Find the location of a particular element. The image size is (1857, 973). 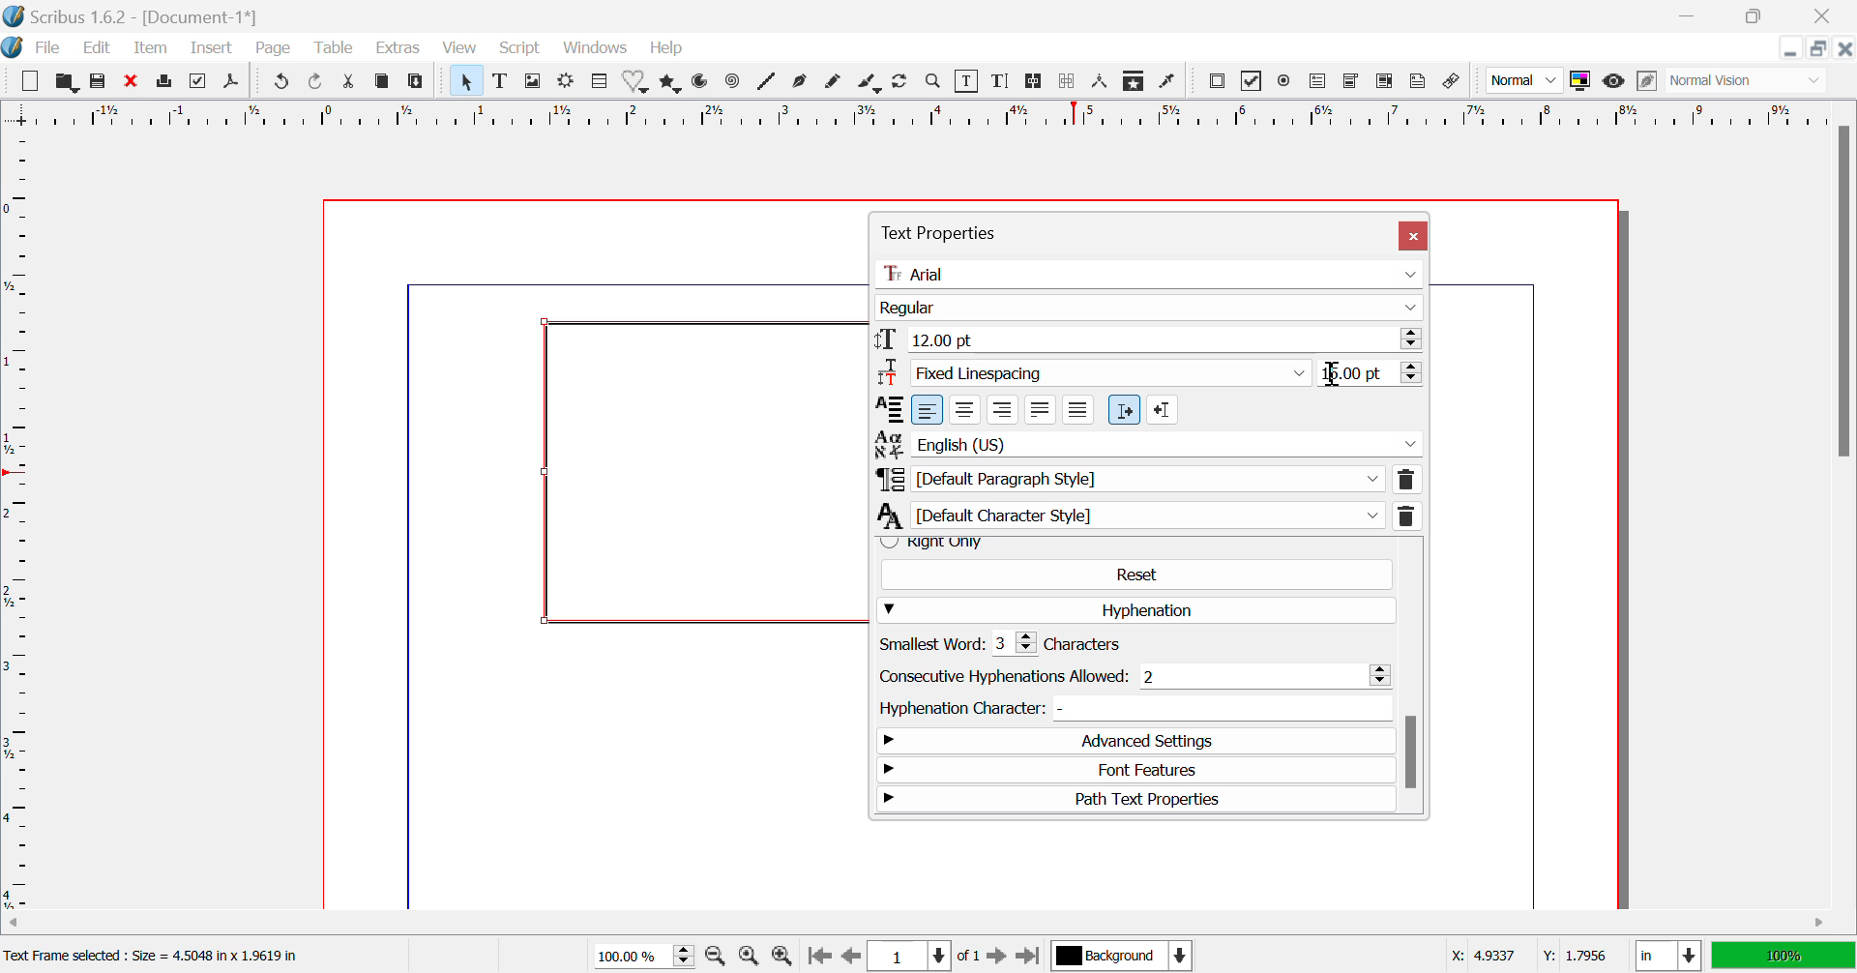

Paste is located at coordinates (417, 83).